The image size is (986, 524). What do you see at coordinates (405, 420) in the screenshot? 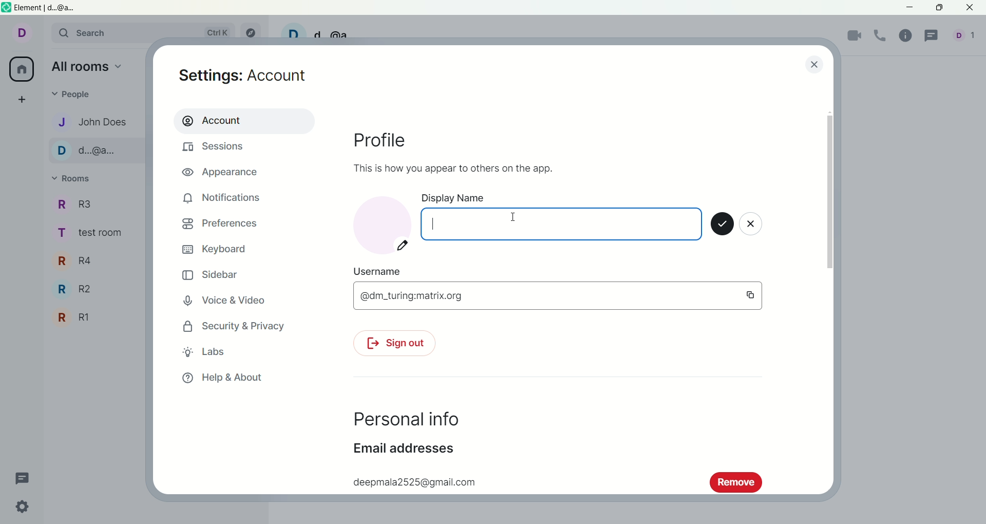
I see `personal info` at bounding box center [405, 420].